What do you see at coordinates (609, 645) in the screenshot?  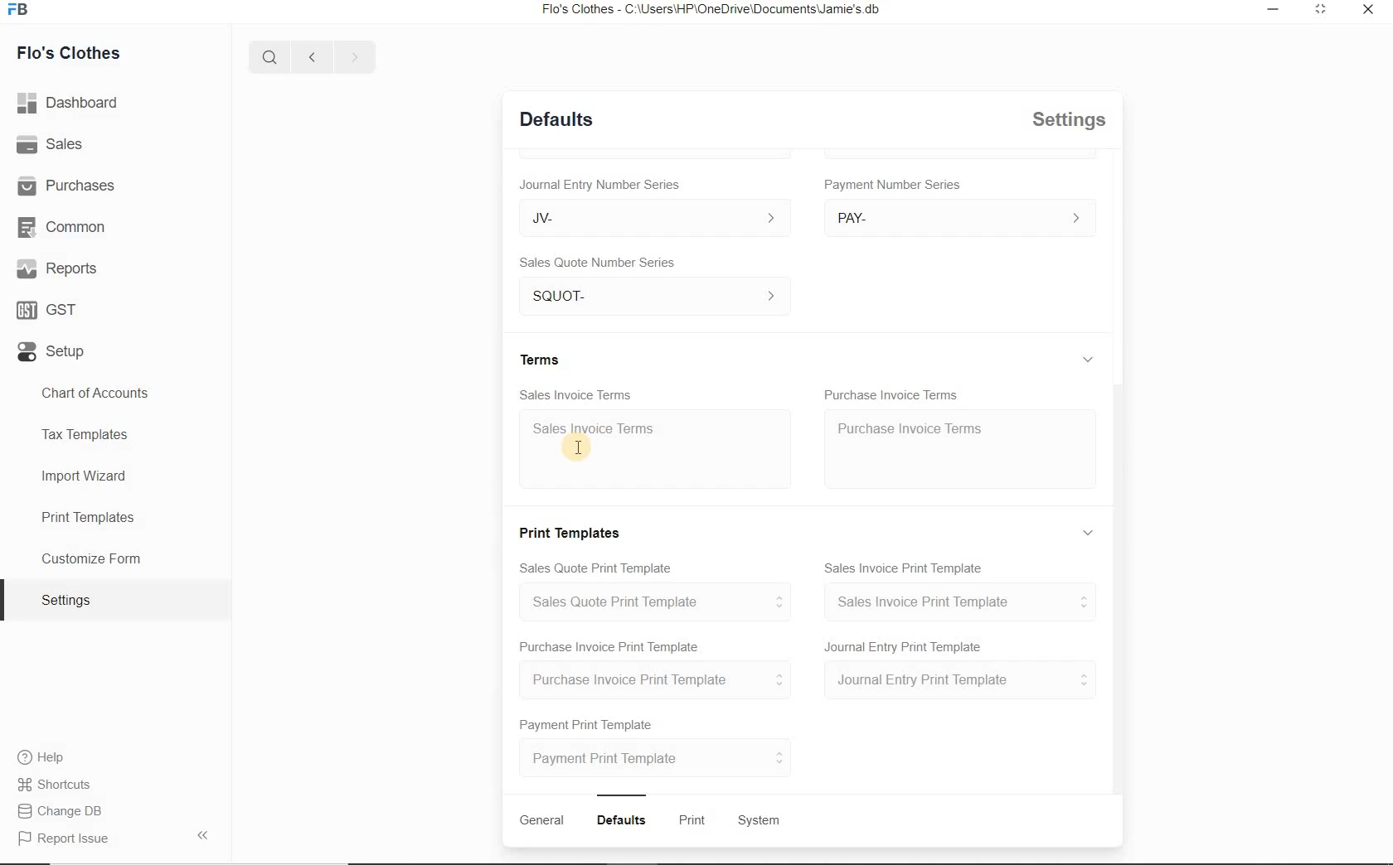 I see `Purchase Invoice Print Template` at bounding box center [609, 645].